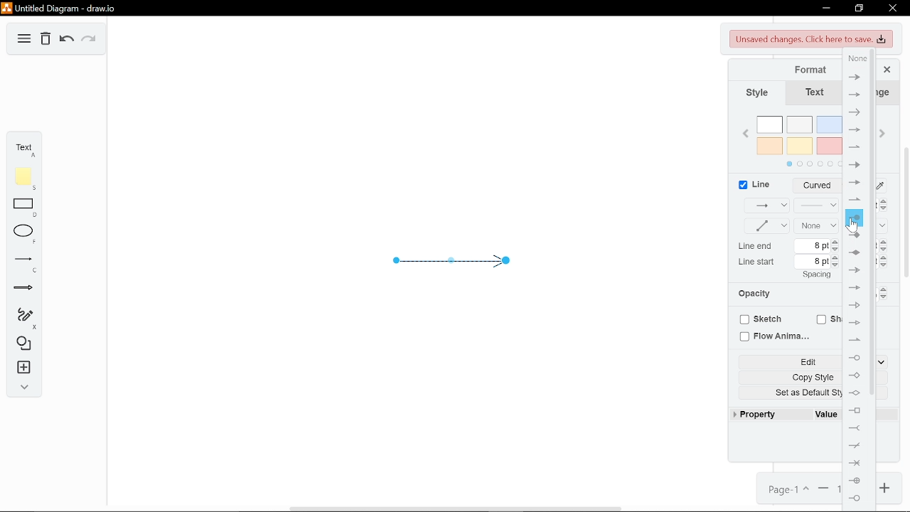  I want to click on Pattern, so click(816, 206).